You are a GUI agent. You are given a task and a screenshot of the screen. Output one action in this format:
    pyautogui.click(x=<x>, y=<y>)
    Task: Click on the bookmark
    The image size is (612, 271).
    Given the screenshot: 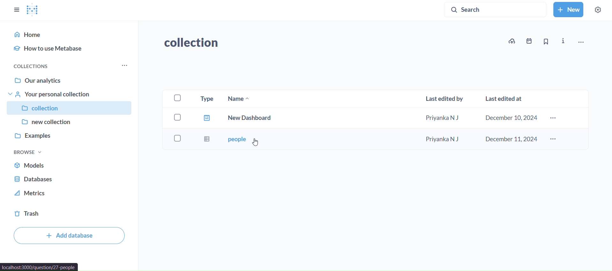 What is the action you would take?
    pyautogui.click(x=544, y=41)
    